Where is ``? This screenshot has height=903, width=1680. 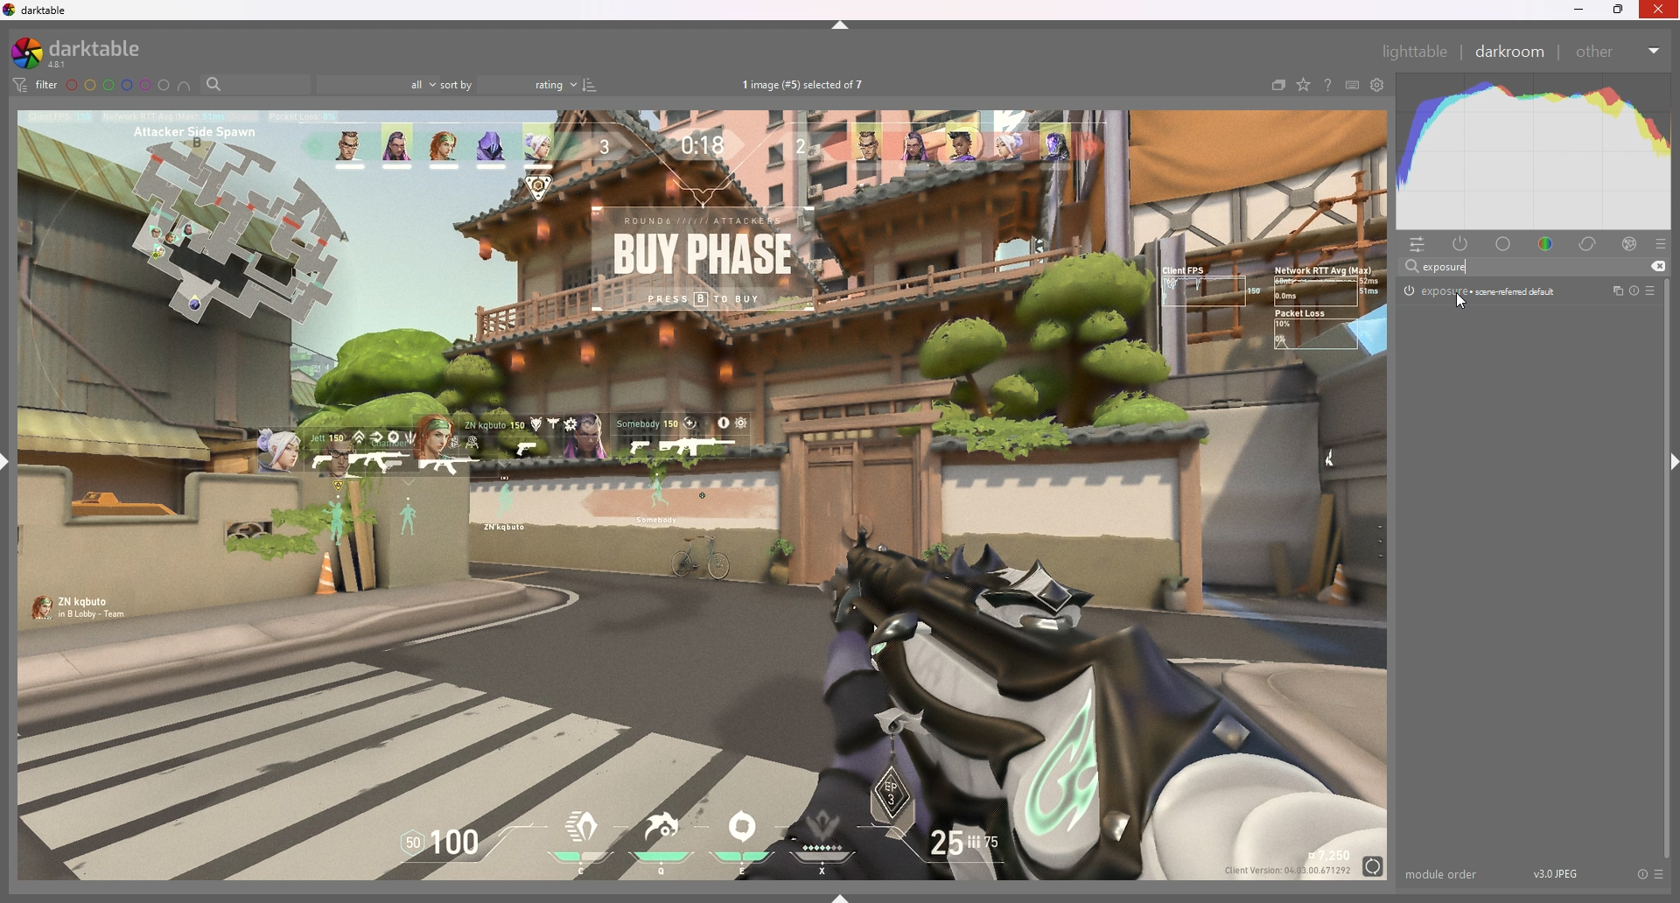
 is located at coordinates (1660, 12).